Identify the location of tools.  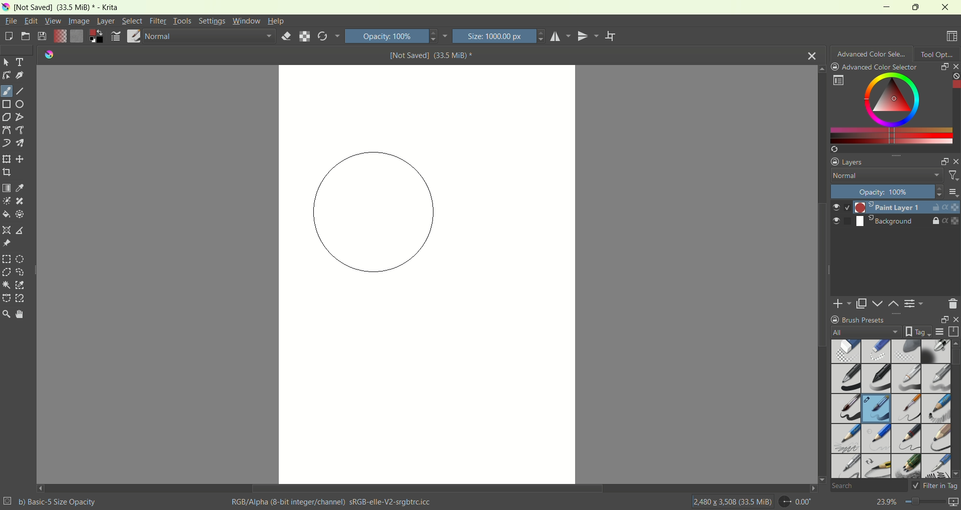
(182, 21).